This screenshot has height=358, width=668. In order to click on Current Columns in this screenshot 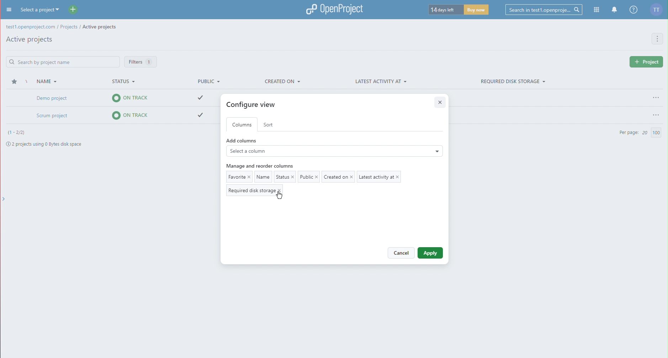, I will do `click(318, 183)`.